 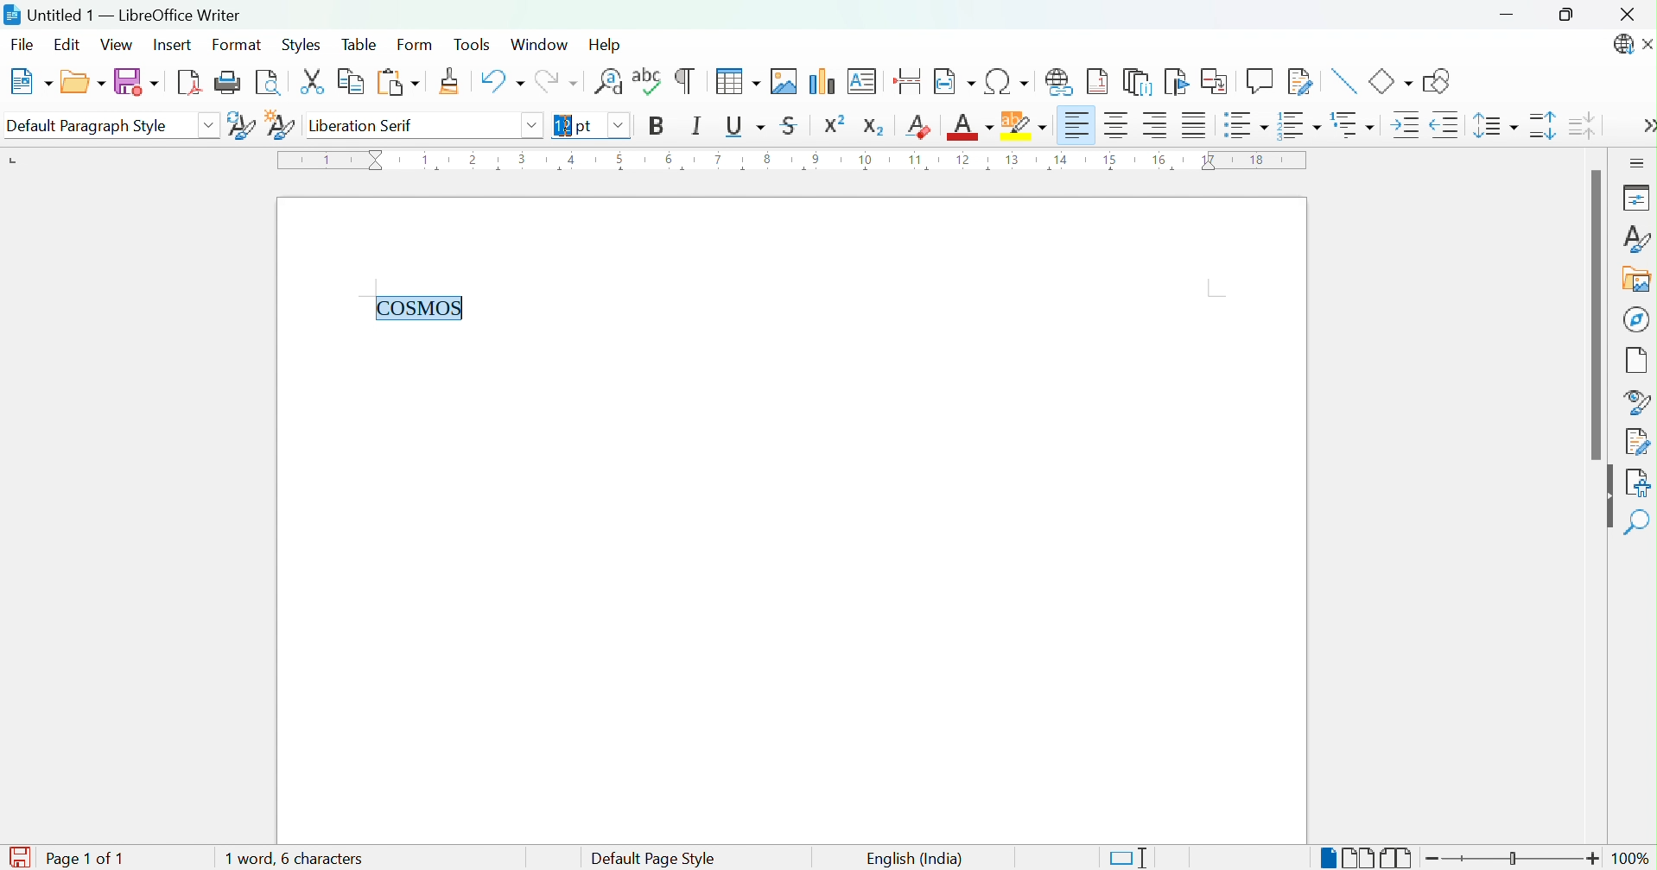 I want to click on Undo, so click(x=499, y=82).